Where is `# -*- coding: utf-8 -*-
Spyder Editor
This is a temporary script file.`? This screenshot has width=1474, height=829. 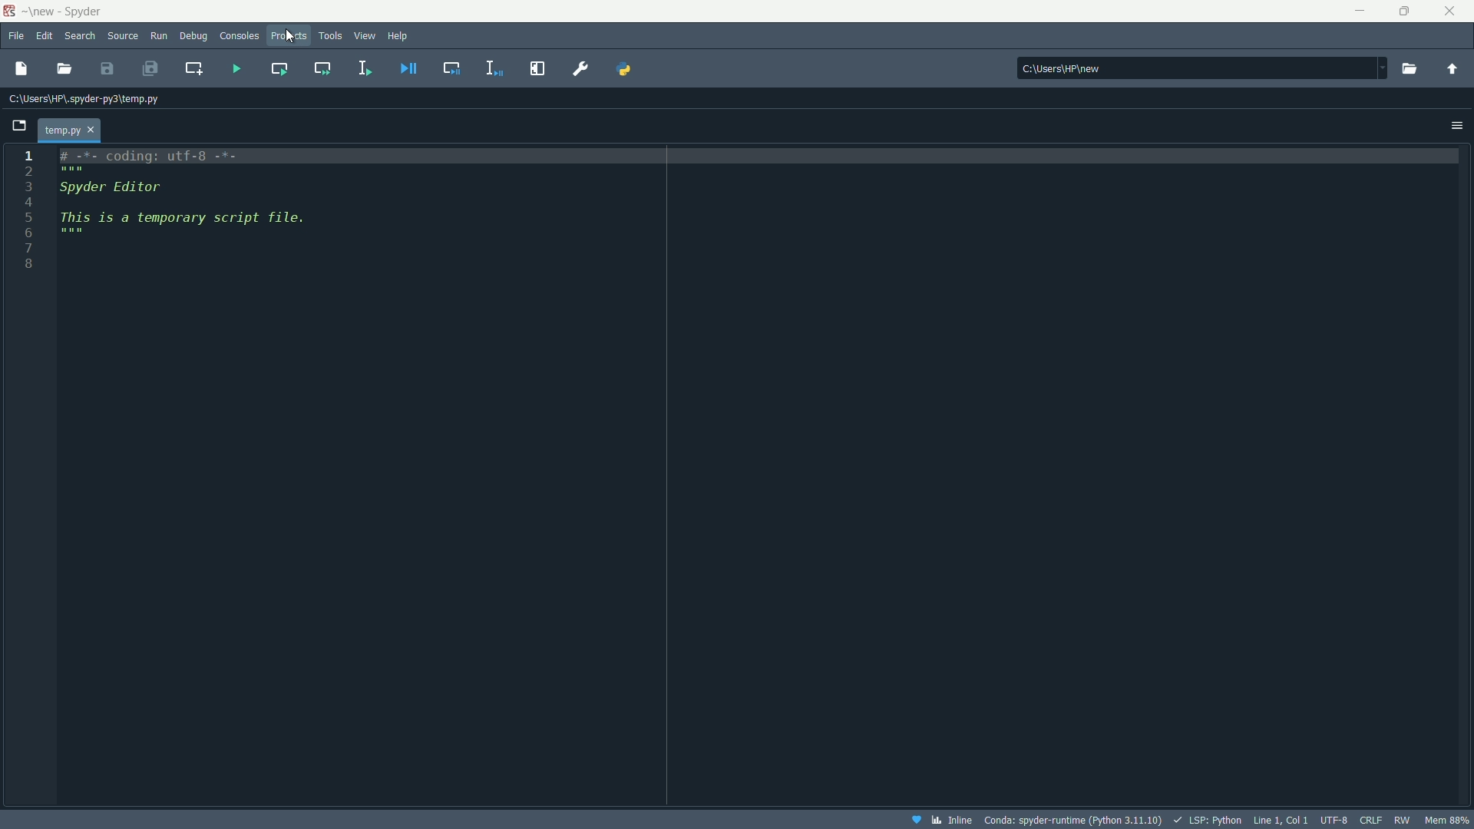
# -*- coding: utf-8 -*-
Spyder Editor
This is a temporary script file. is located at coordinates (238, 215).